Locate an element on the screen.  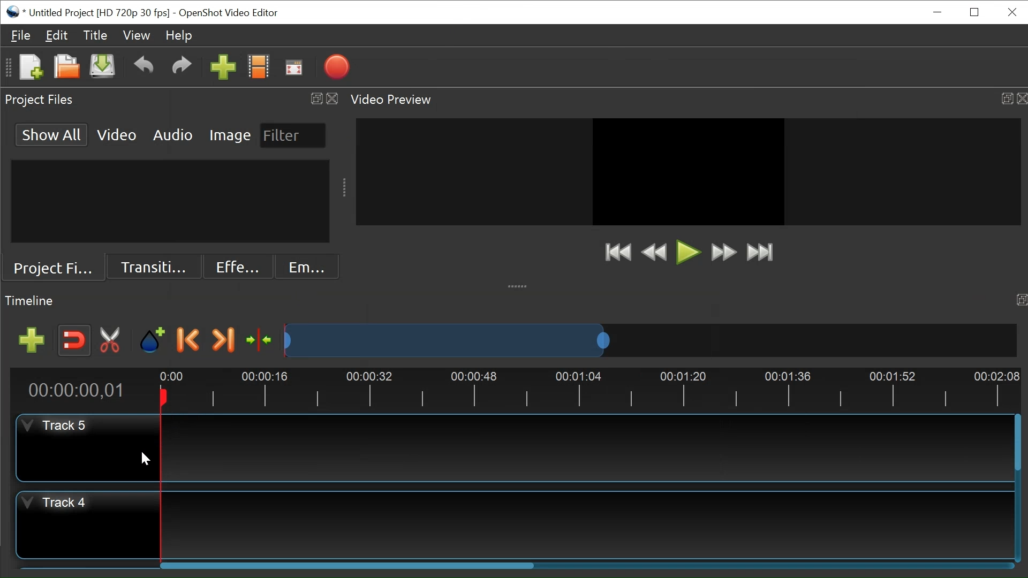
Close is located at coordinates (1010, 12).